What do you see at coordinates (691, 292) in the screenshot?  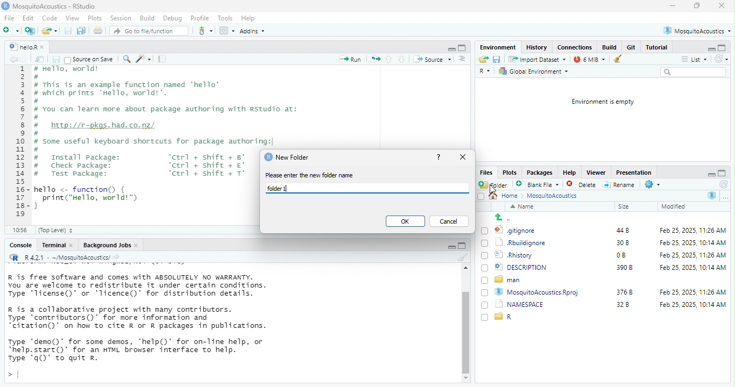 I see `Feb 25, 2025, 11:26 AM` at bounding box center [691, 292].